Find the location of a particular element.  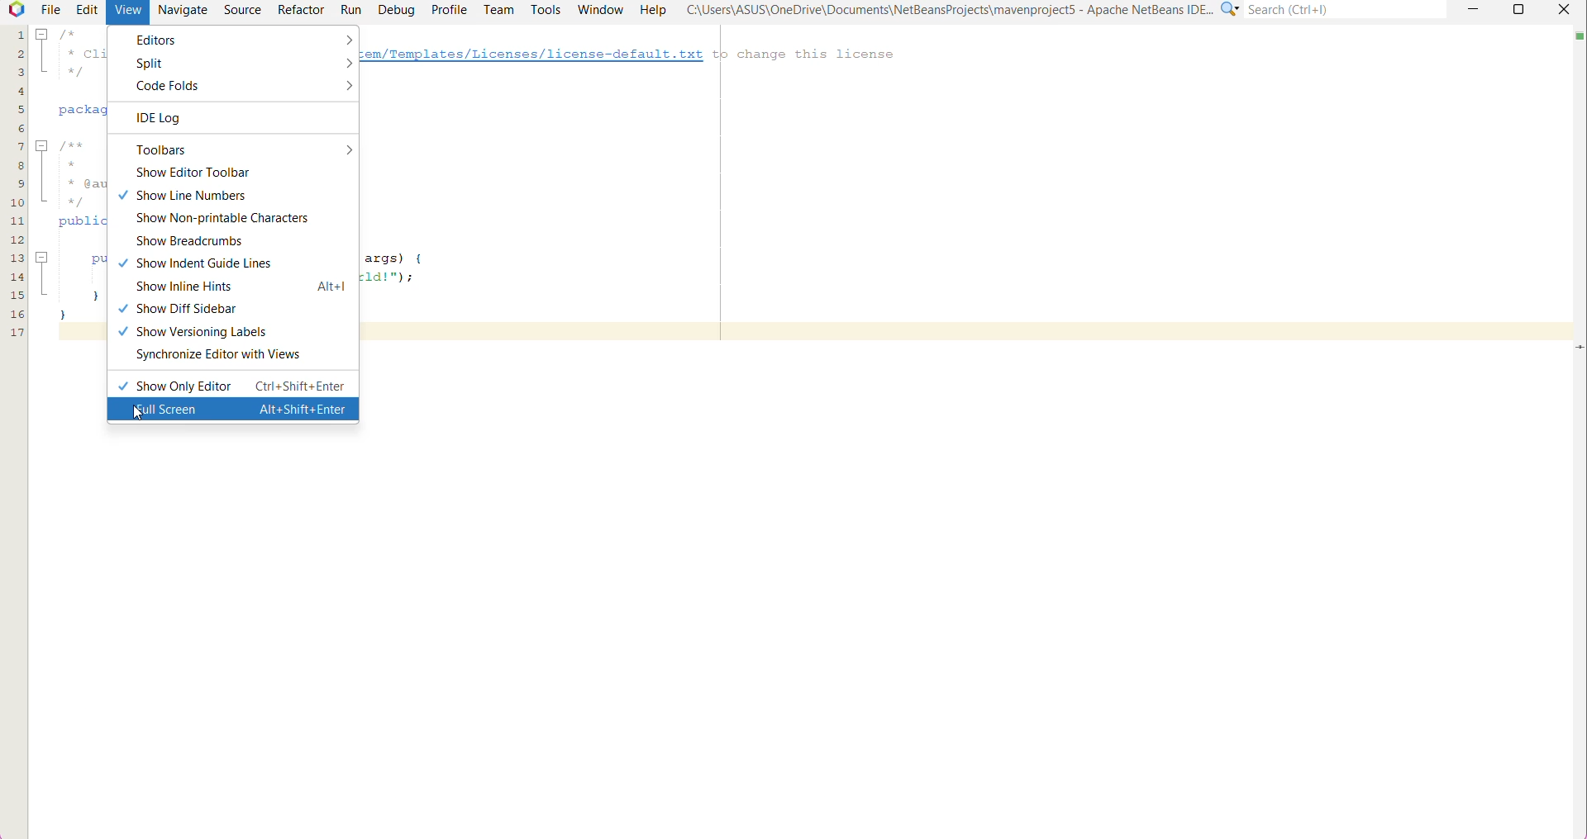

Show Indent Guide Lines is located at coordinates (205, 264).